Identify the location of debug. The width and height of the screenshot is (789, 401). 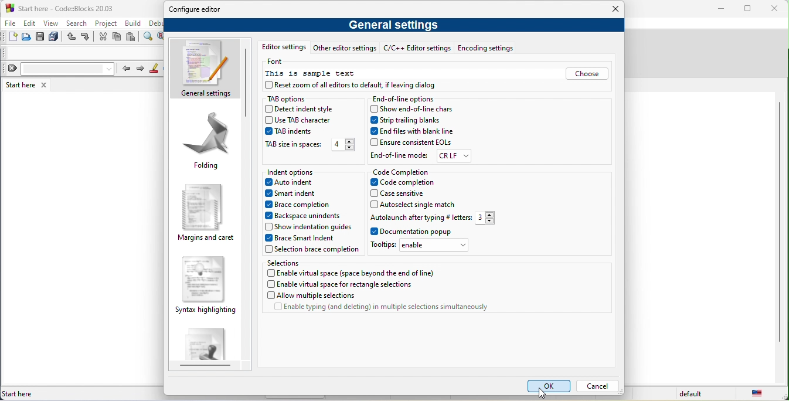
(156, 23).